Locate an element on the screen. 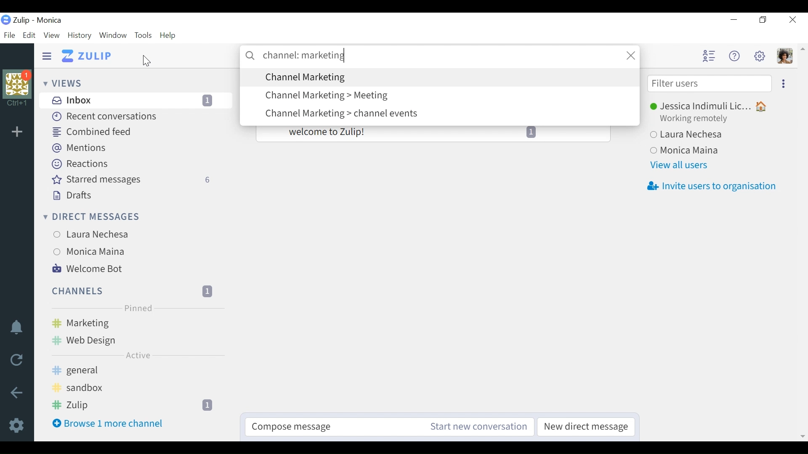 This screenshot has height=454, width=808. Users is located at coordinates (100, 236).